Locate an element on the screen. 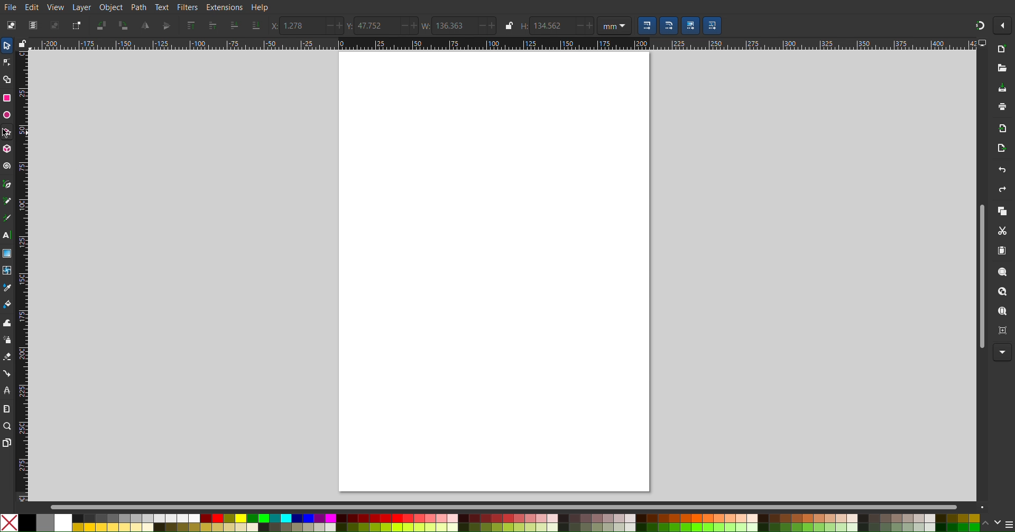 The width and height of the screenshot is (1015, 532). More Options is located at coordinates (1003, 352).